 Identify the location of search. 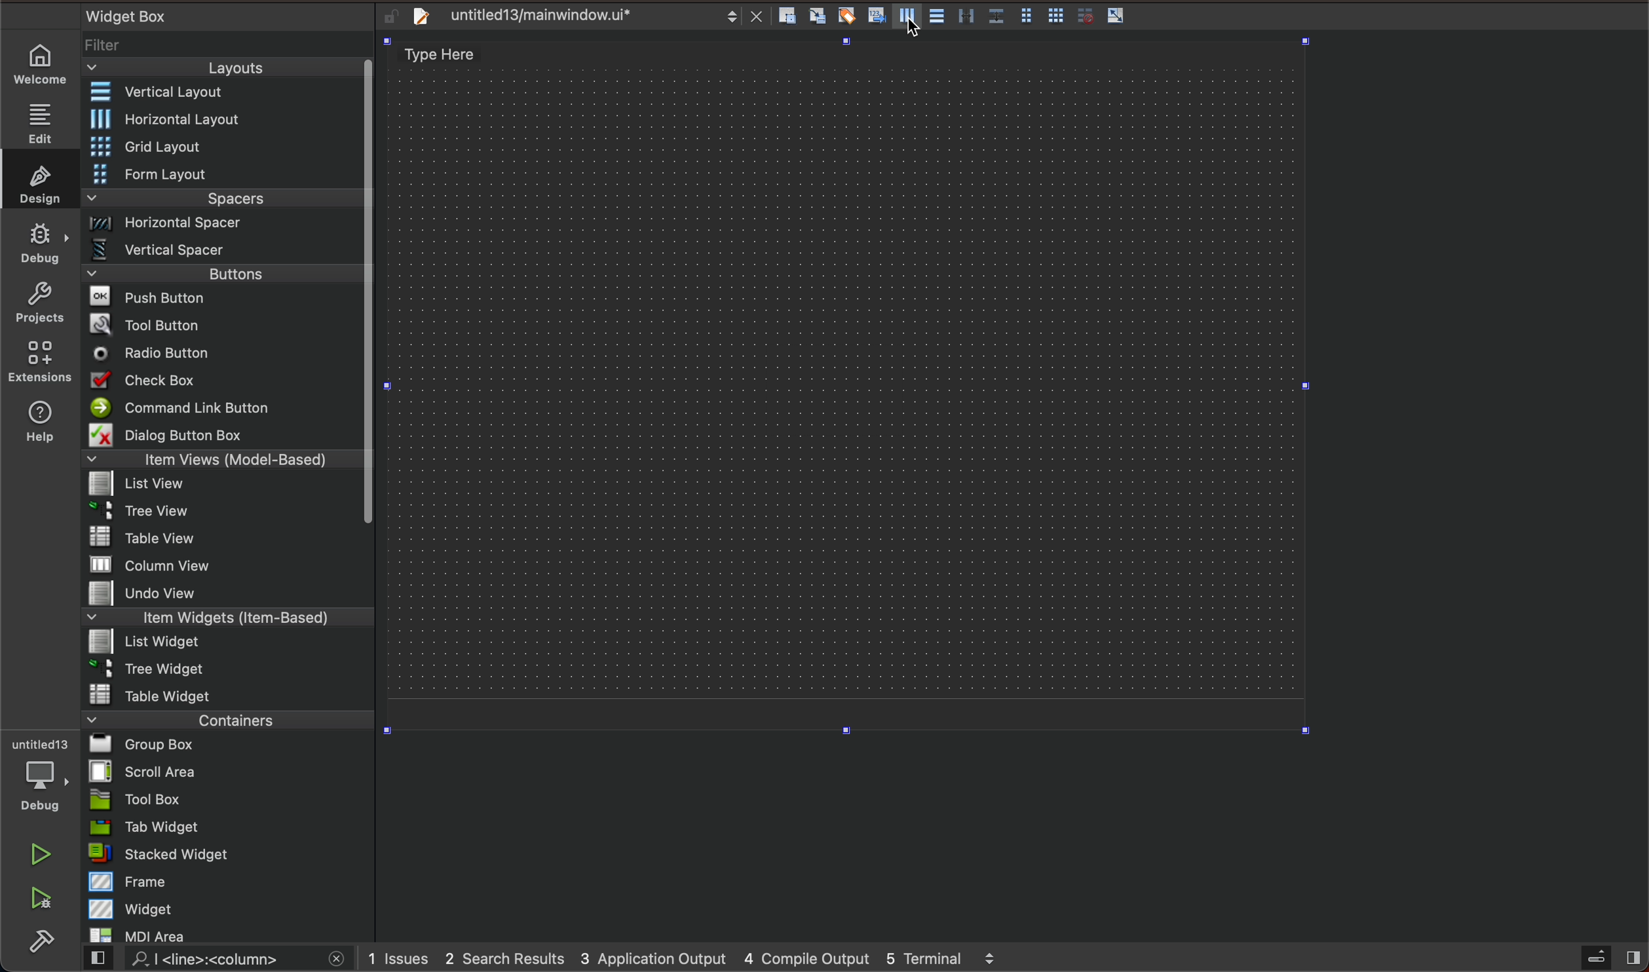
(219, 961).